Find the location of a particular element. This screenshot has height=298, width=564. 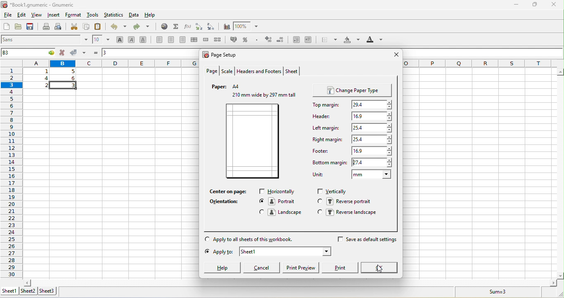

background is located at coordinates (351, 40).